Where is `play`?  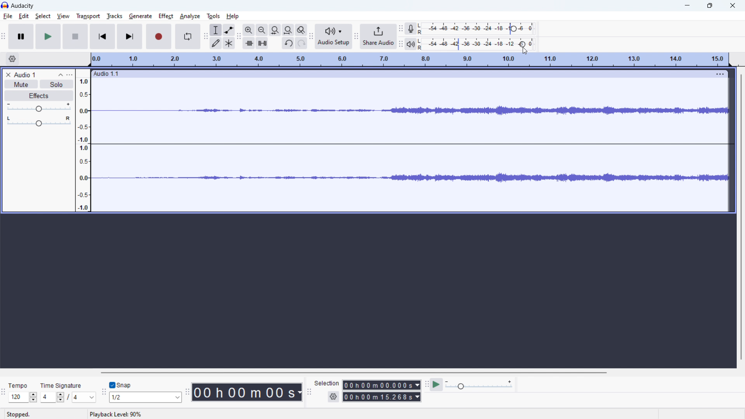
play is located at coordinates (47, 36).